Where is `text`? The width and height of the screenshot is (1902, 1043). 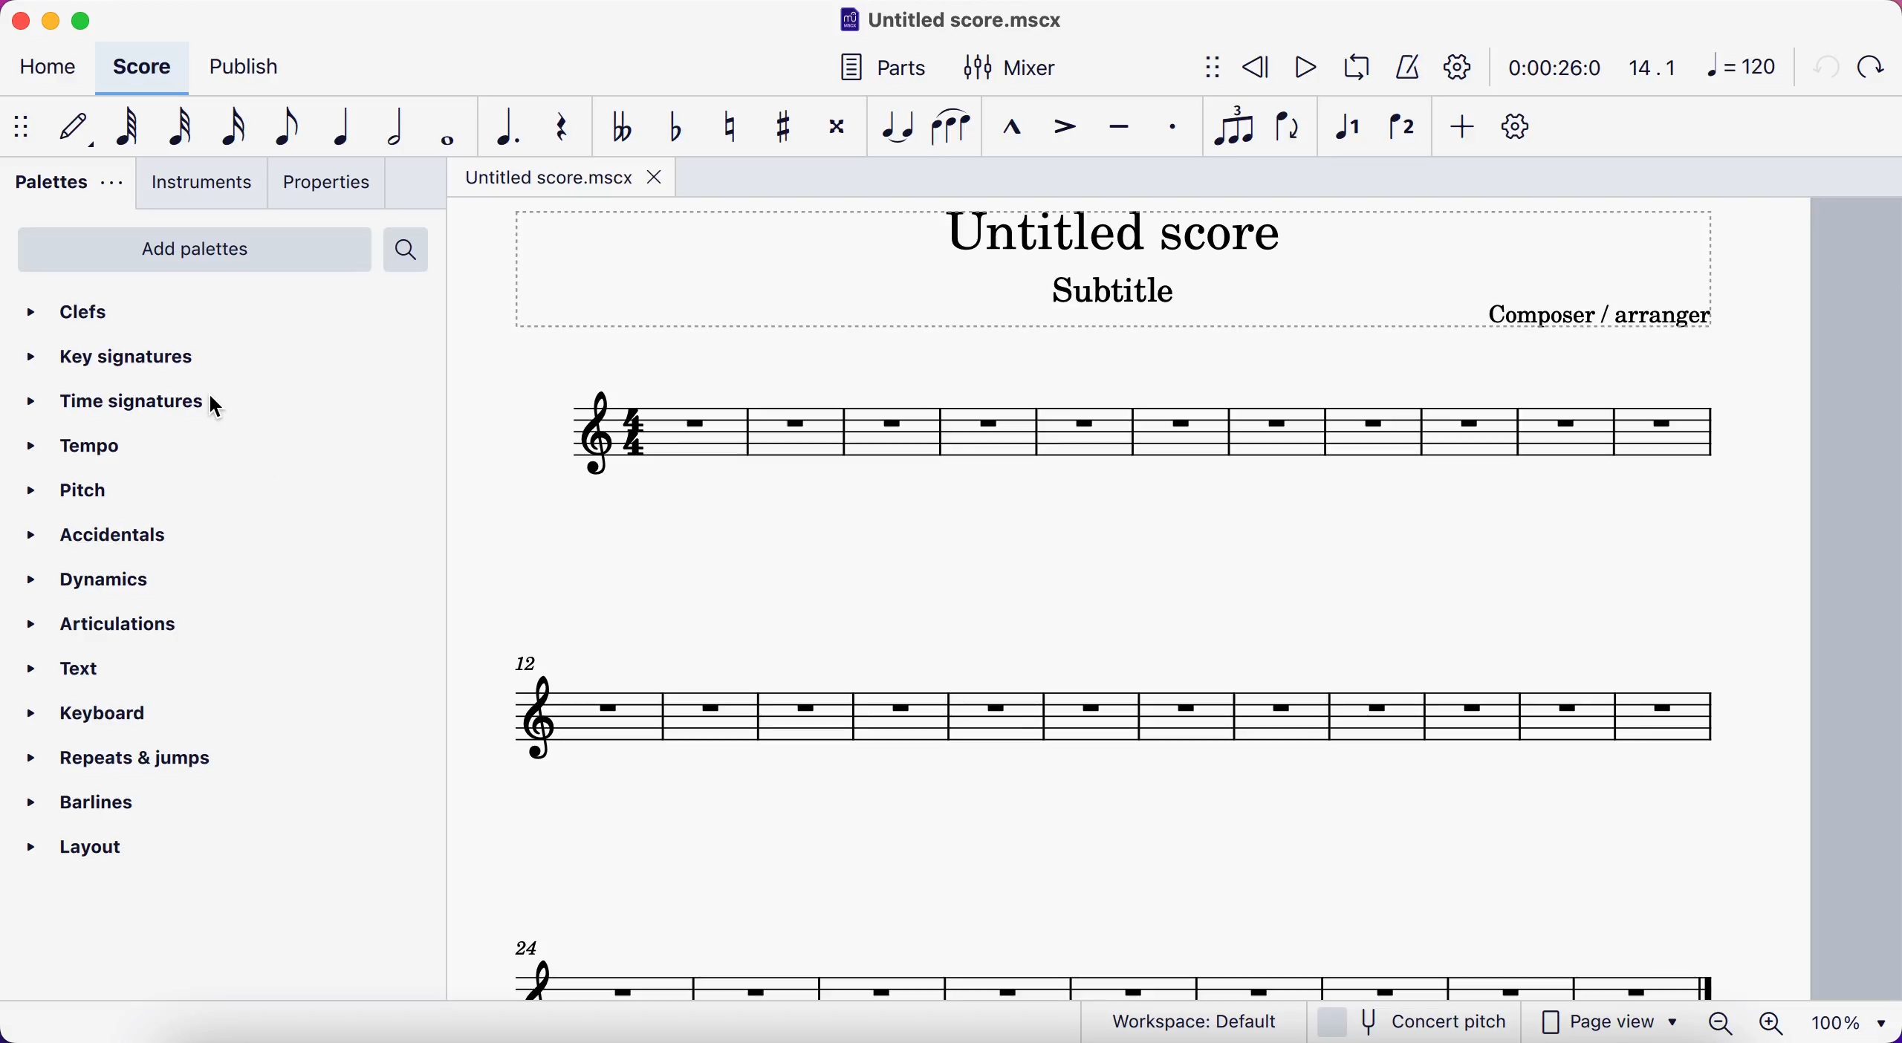 text is located at coordinates (67, 670).